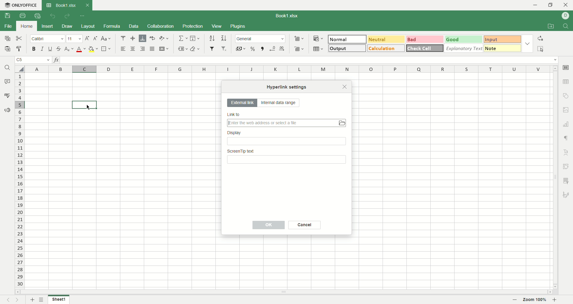  I want to click on column, so click(288, 69).